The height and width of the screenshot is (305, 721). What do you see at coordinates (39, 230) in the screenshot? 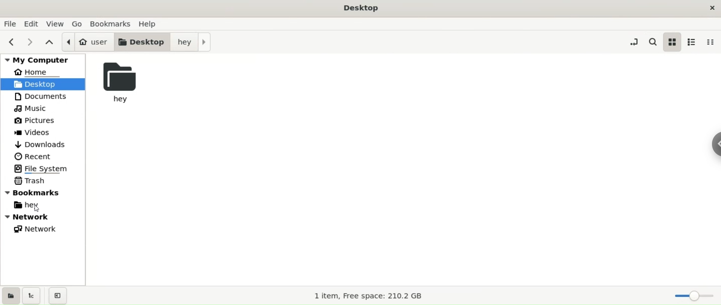
I see `network` at bounding box center [39, 230].